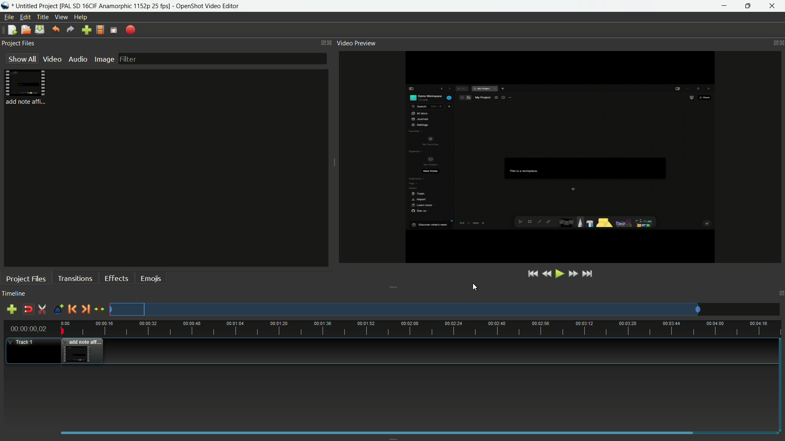 This screenshot has width=785, height=441. Describe the element at coordinates (130, 30) in the screenshot. I see `export` at that location.